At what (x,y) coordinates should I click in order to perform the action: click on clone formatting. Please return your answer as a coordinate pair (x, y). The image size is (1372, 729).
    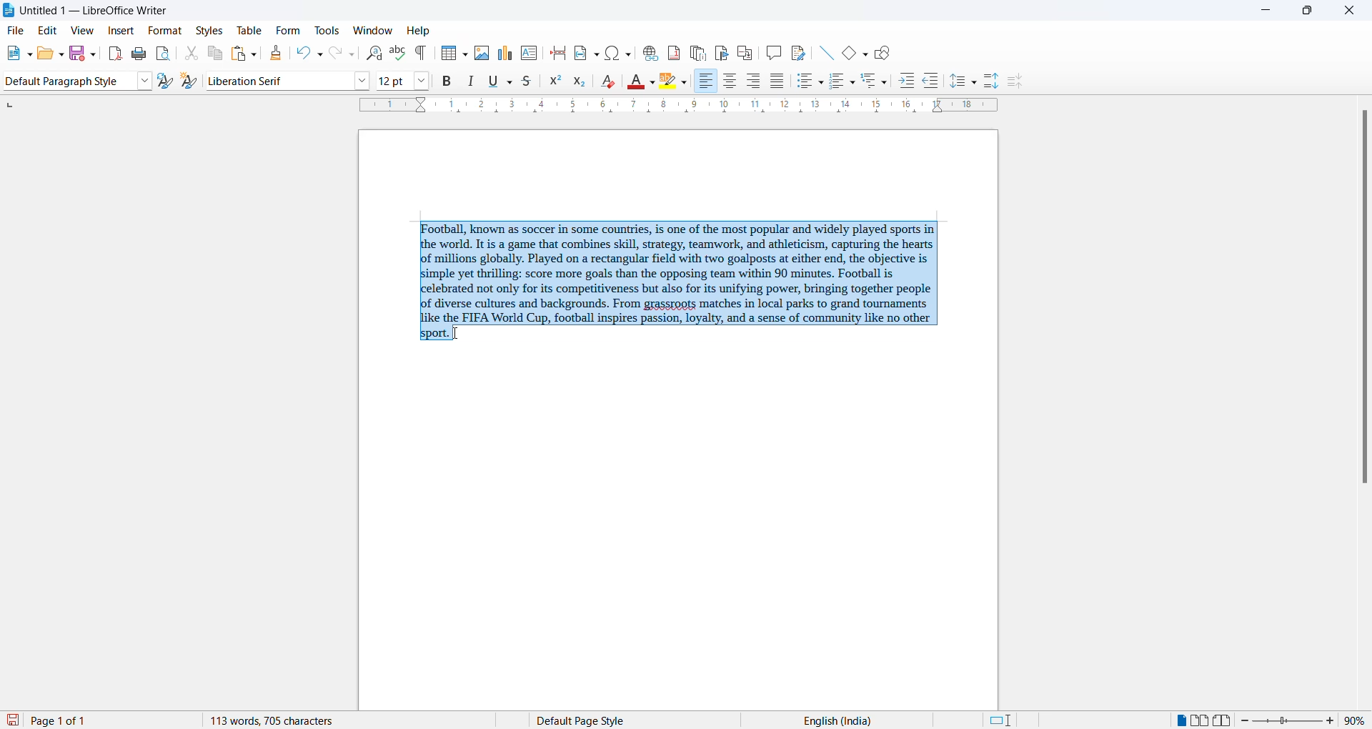
    Looking at the image, I should click on (277, 53).